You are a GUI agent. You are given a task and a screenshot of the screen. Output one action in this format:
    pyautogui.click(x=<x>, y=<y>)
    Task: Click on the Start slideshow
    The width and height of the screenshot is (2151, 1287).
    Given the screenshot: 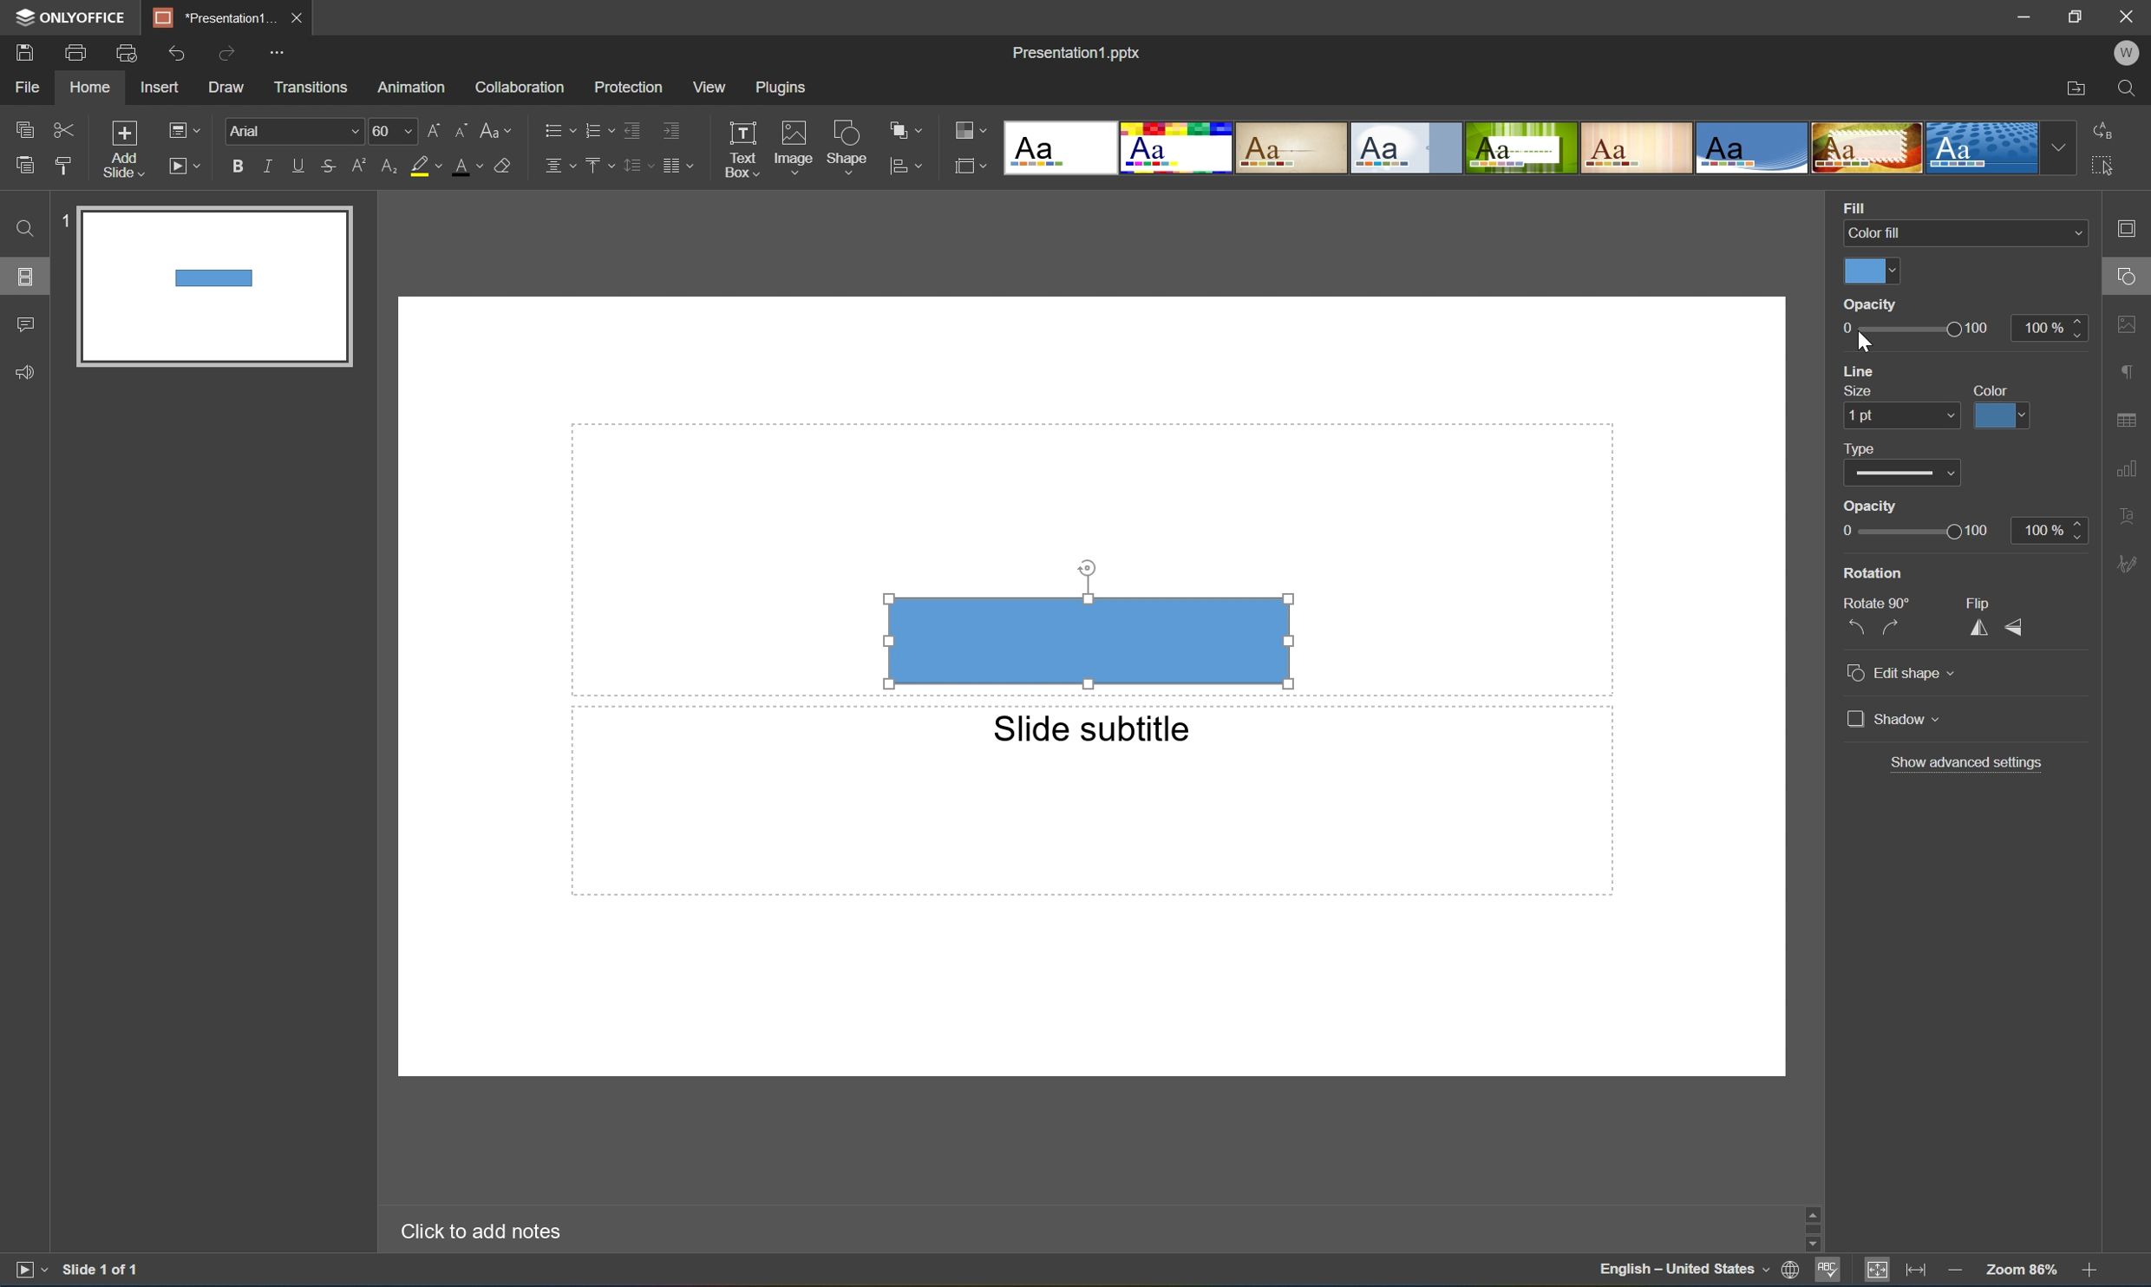 What is the action you would take?
    pyautogui.click(x=25, y=1273)
    